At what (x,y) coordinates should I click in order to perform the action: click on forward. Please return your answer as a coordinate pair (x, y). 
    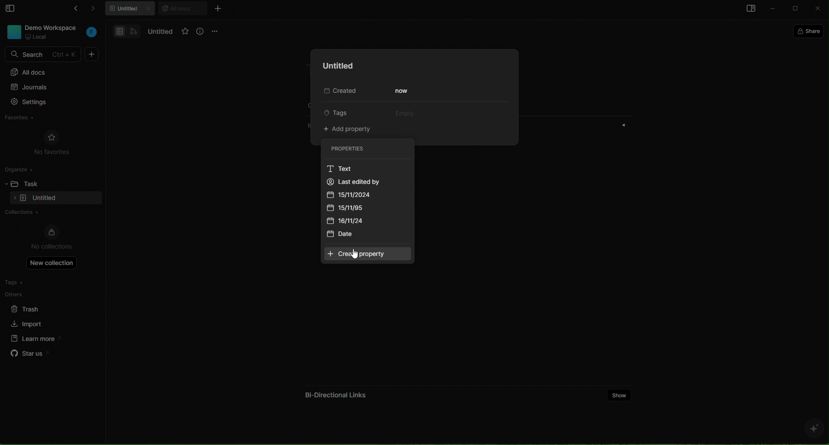
    Looking at the image, I should click on (97, 10).